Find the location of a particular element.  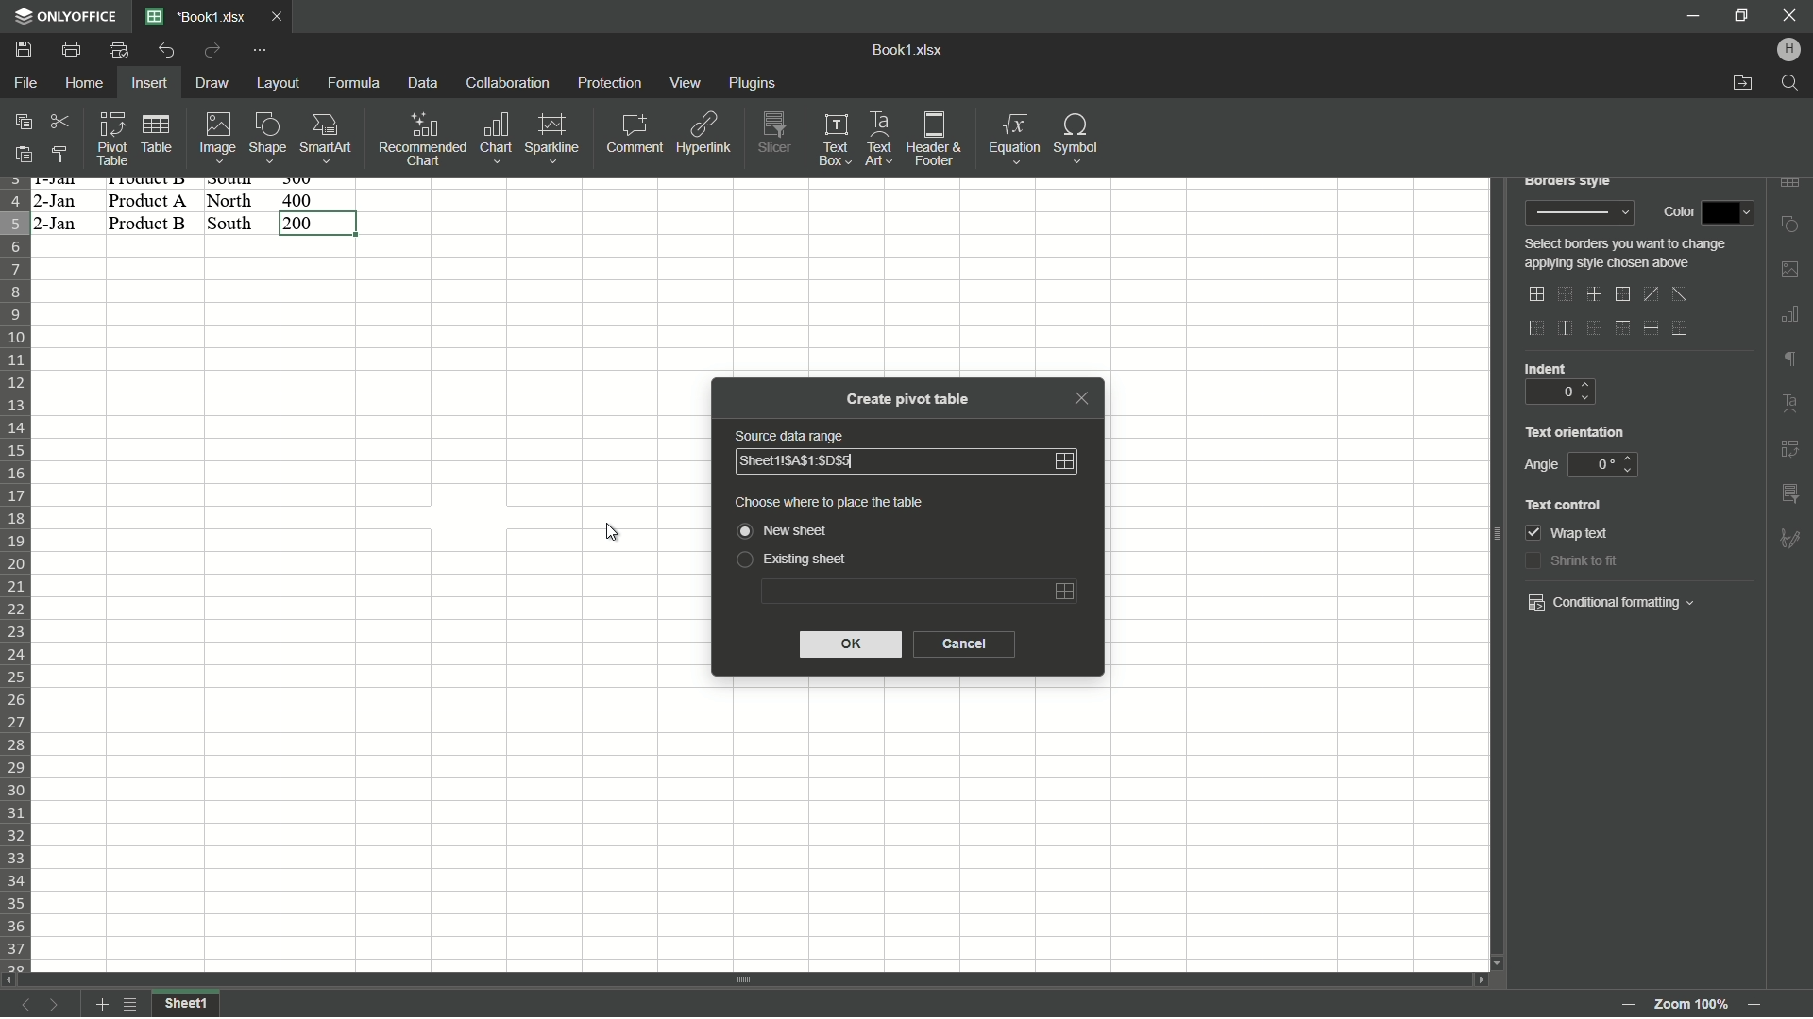

border style preview is located at coordinates (1578, 211).